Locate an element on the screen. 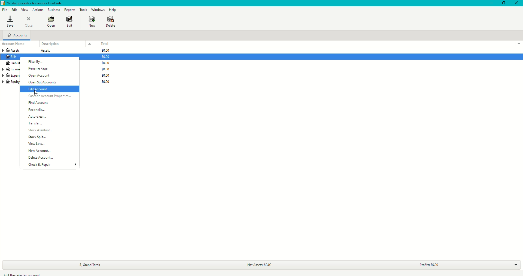 The width and height of the screenshot is (523, 276). Bills is located at coordinates (13, 57).